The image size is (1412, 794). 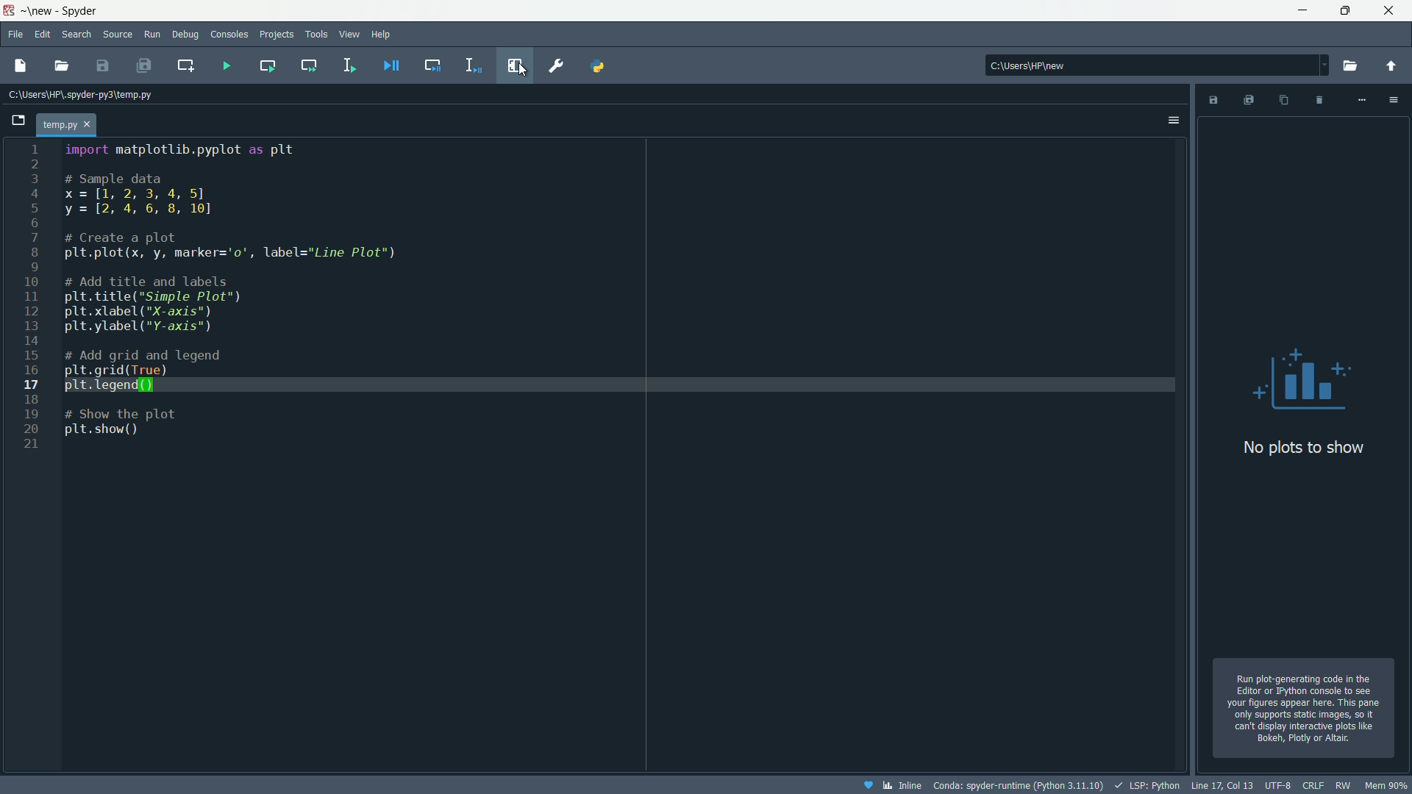 I want to click on maximize, so click(x=1348, y=11).